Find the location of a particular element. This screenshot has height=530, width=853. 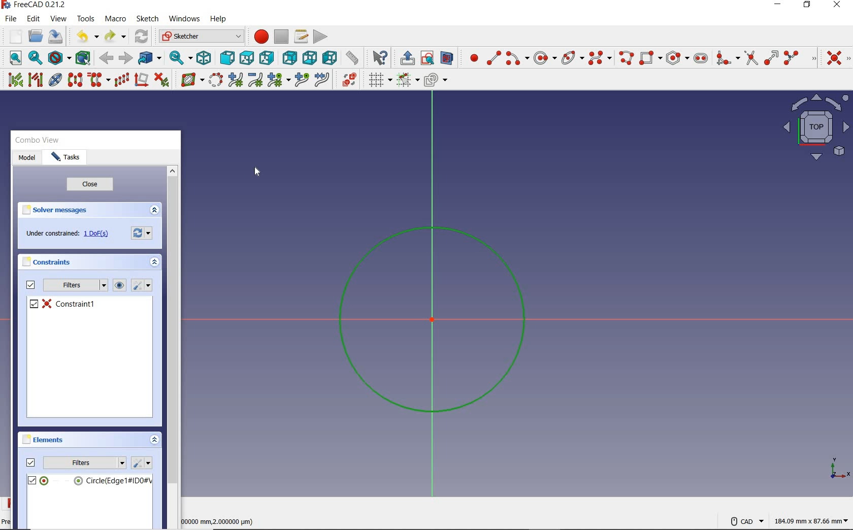

coordinate is located at coordinates (839, 468).